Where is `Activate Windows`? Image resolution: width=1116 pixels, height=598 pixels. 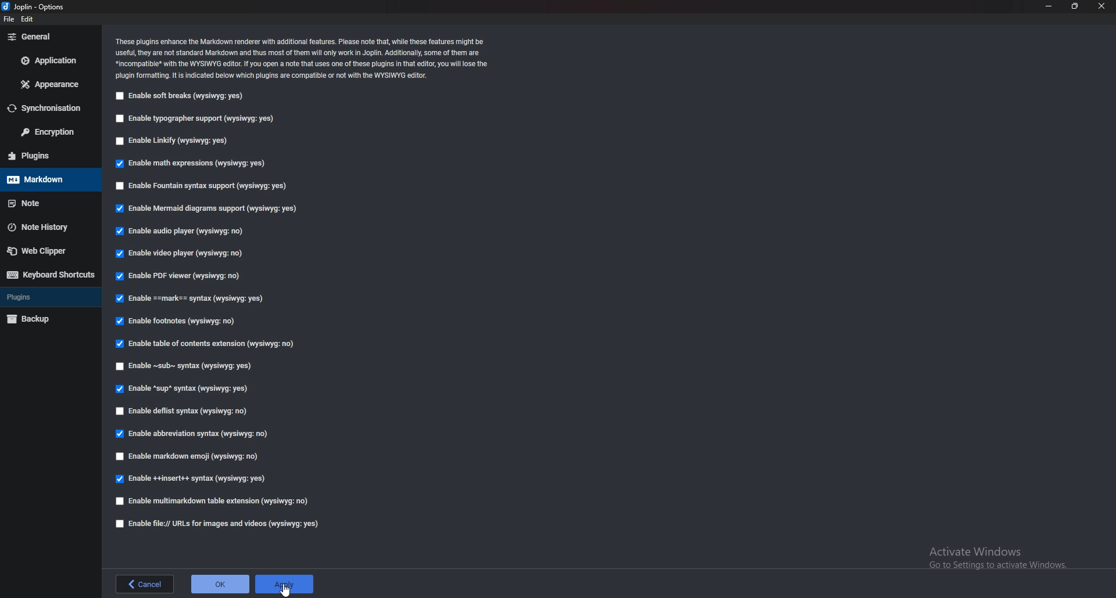 Activate Windows is located at coordinates (1000, 557).